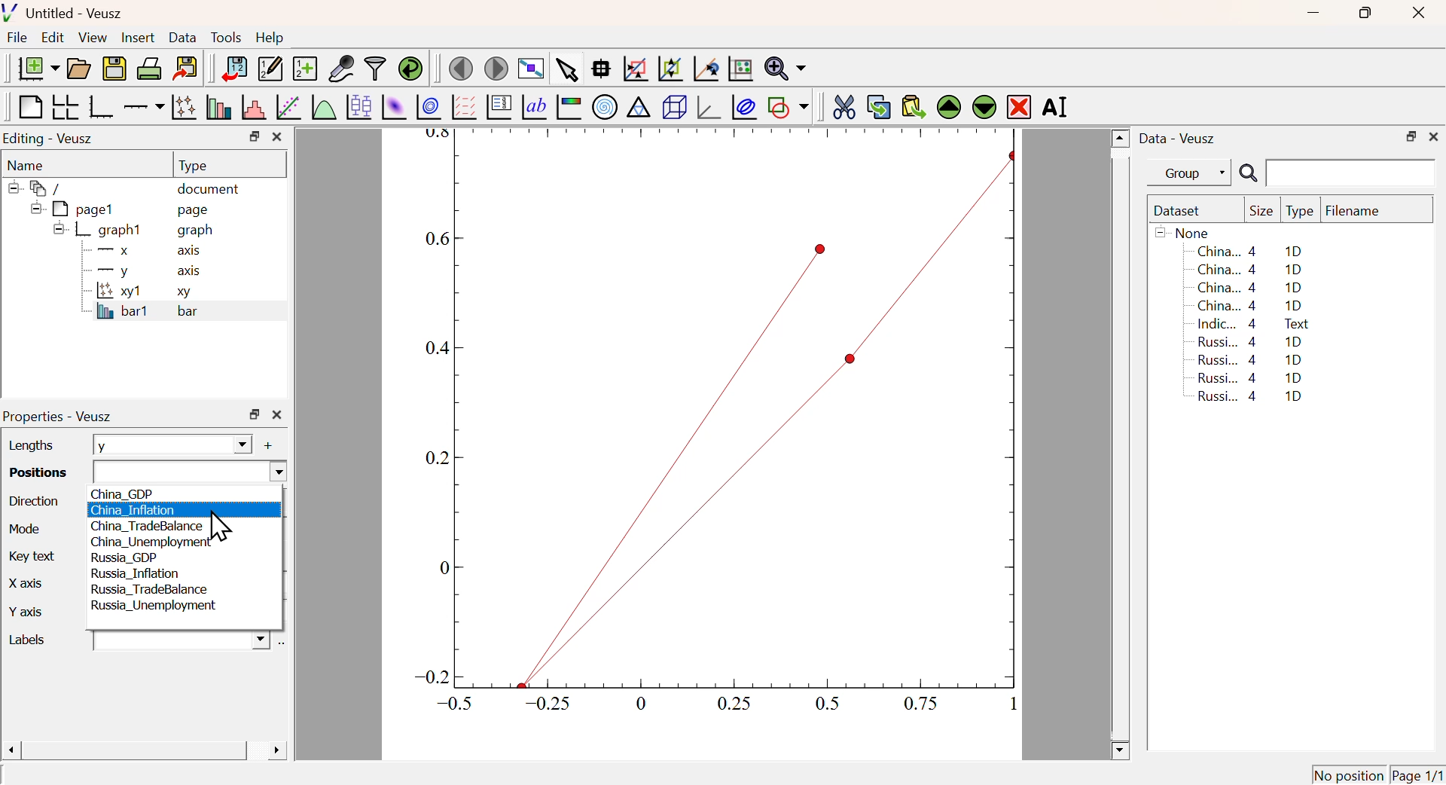  Describe the element at coordinates (878, 107) in the screenshot. I see `Copy` at that location.